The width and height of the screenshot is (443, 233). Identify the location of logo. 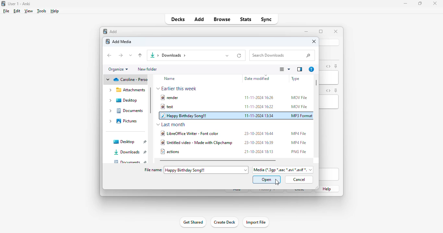
(108, 41).